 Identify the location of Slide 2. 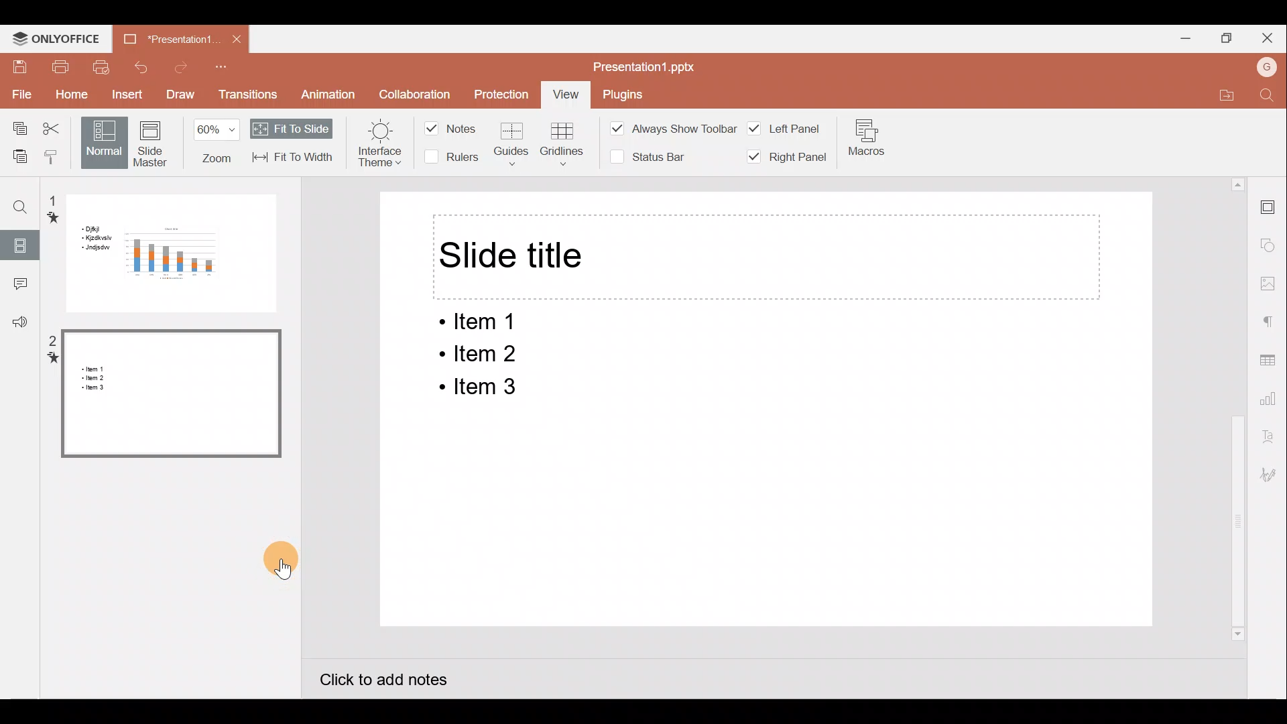
(157, 256).